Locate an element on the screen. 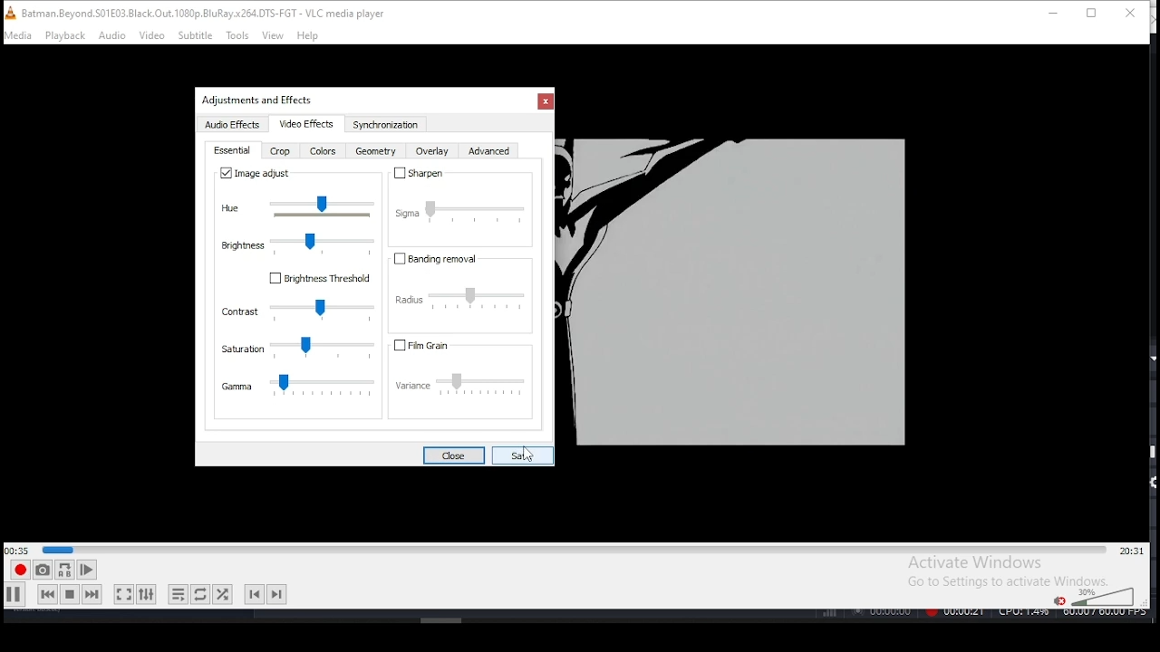  help is located at coordinates (307, 35).